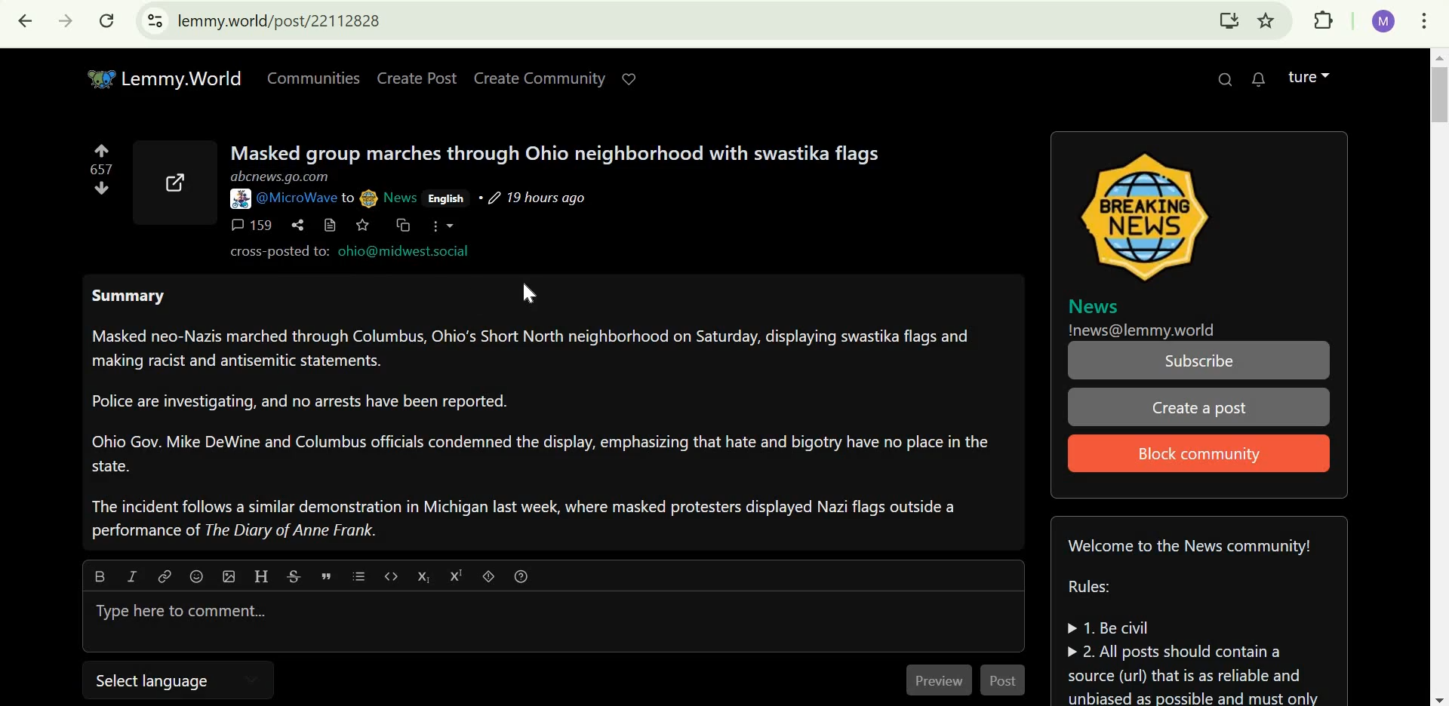 The height and width of the screenshot is (706, 1449). I want to click on quote, so click(327, 575).